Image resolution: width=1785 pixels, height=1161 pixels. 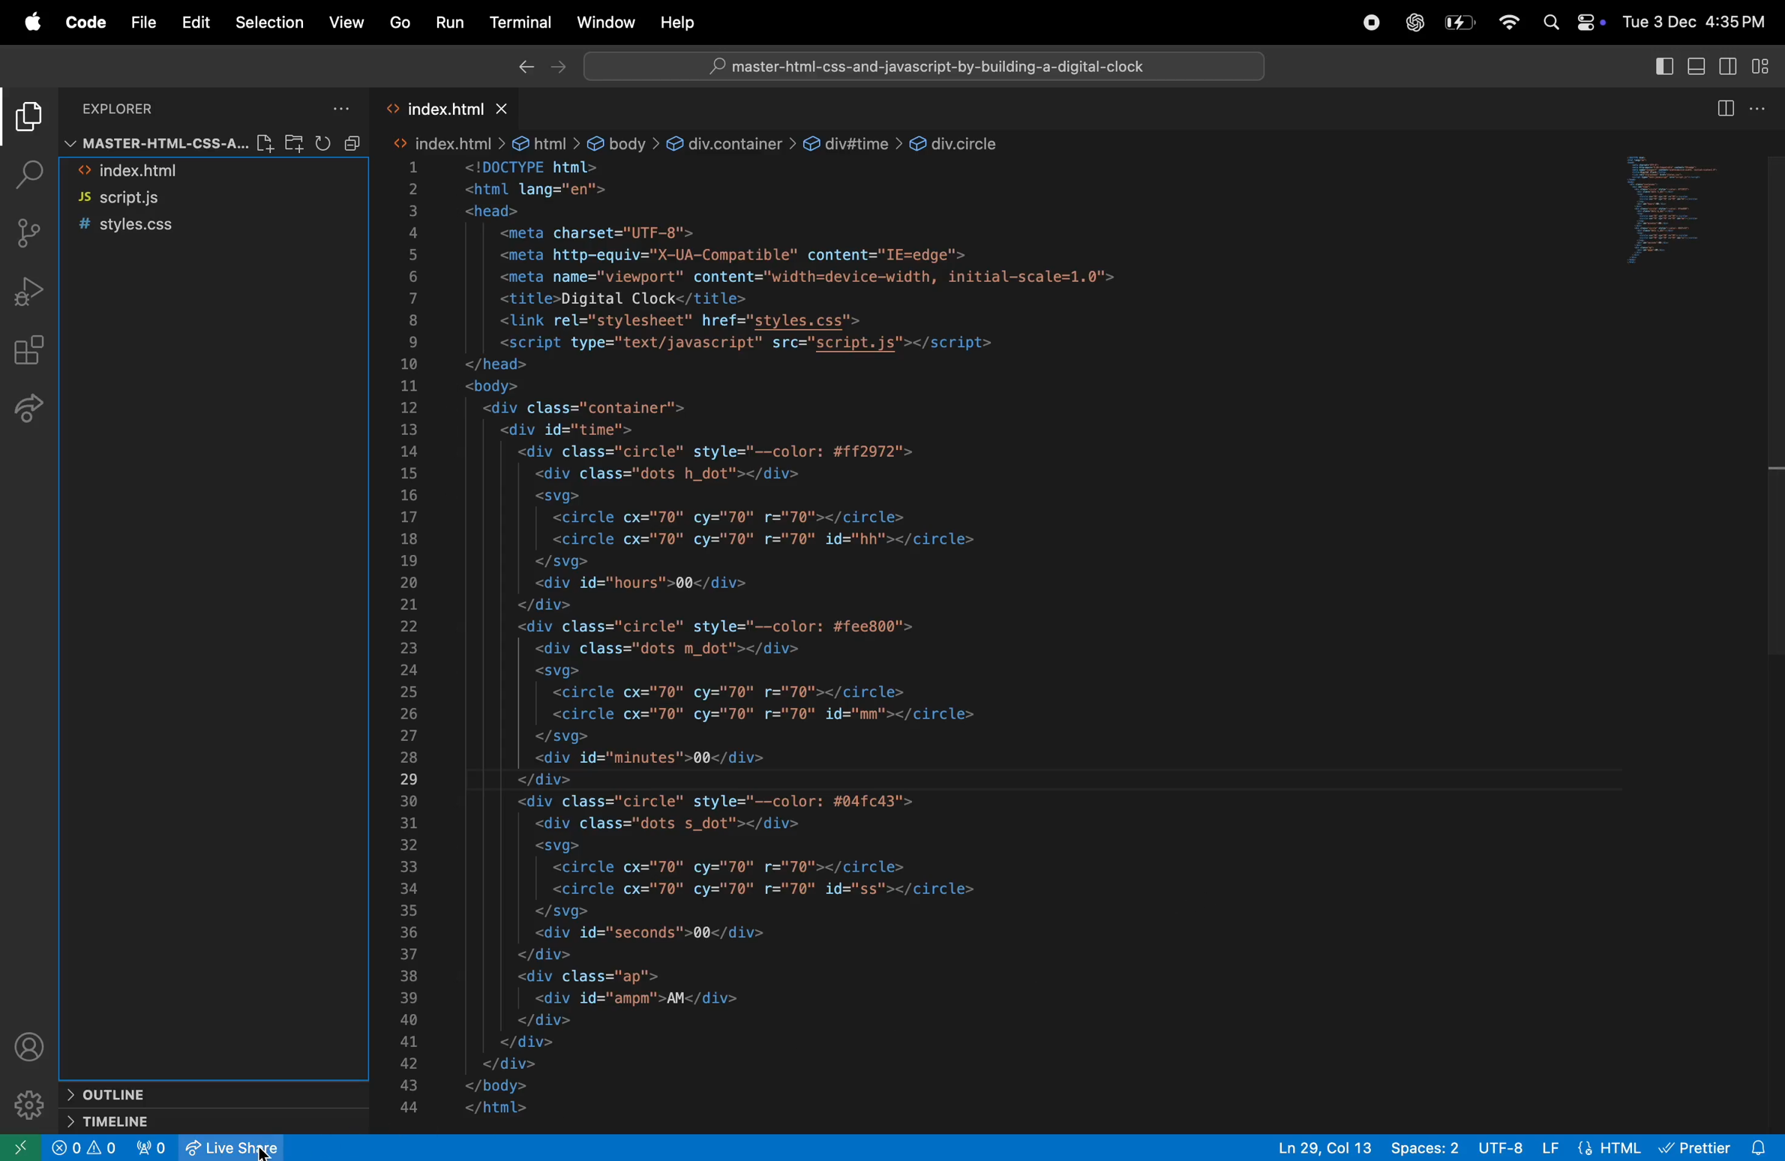 I want to click on battery, so click(x=1457, y=22).